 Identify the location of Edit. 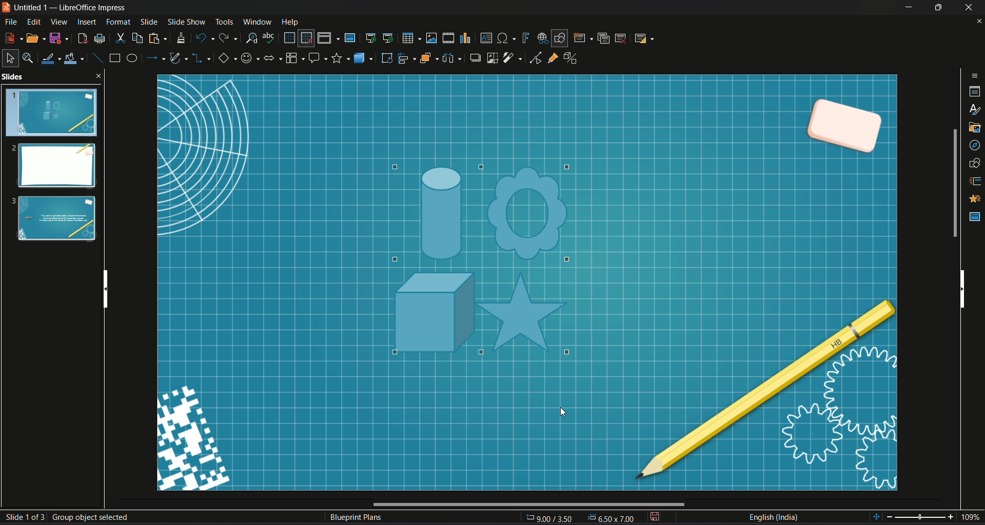
(34, 22).